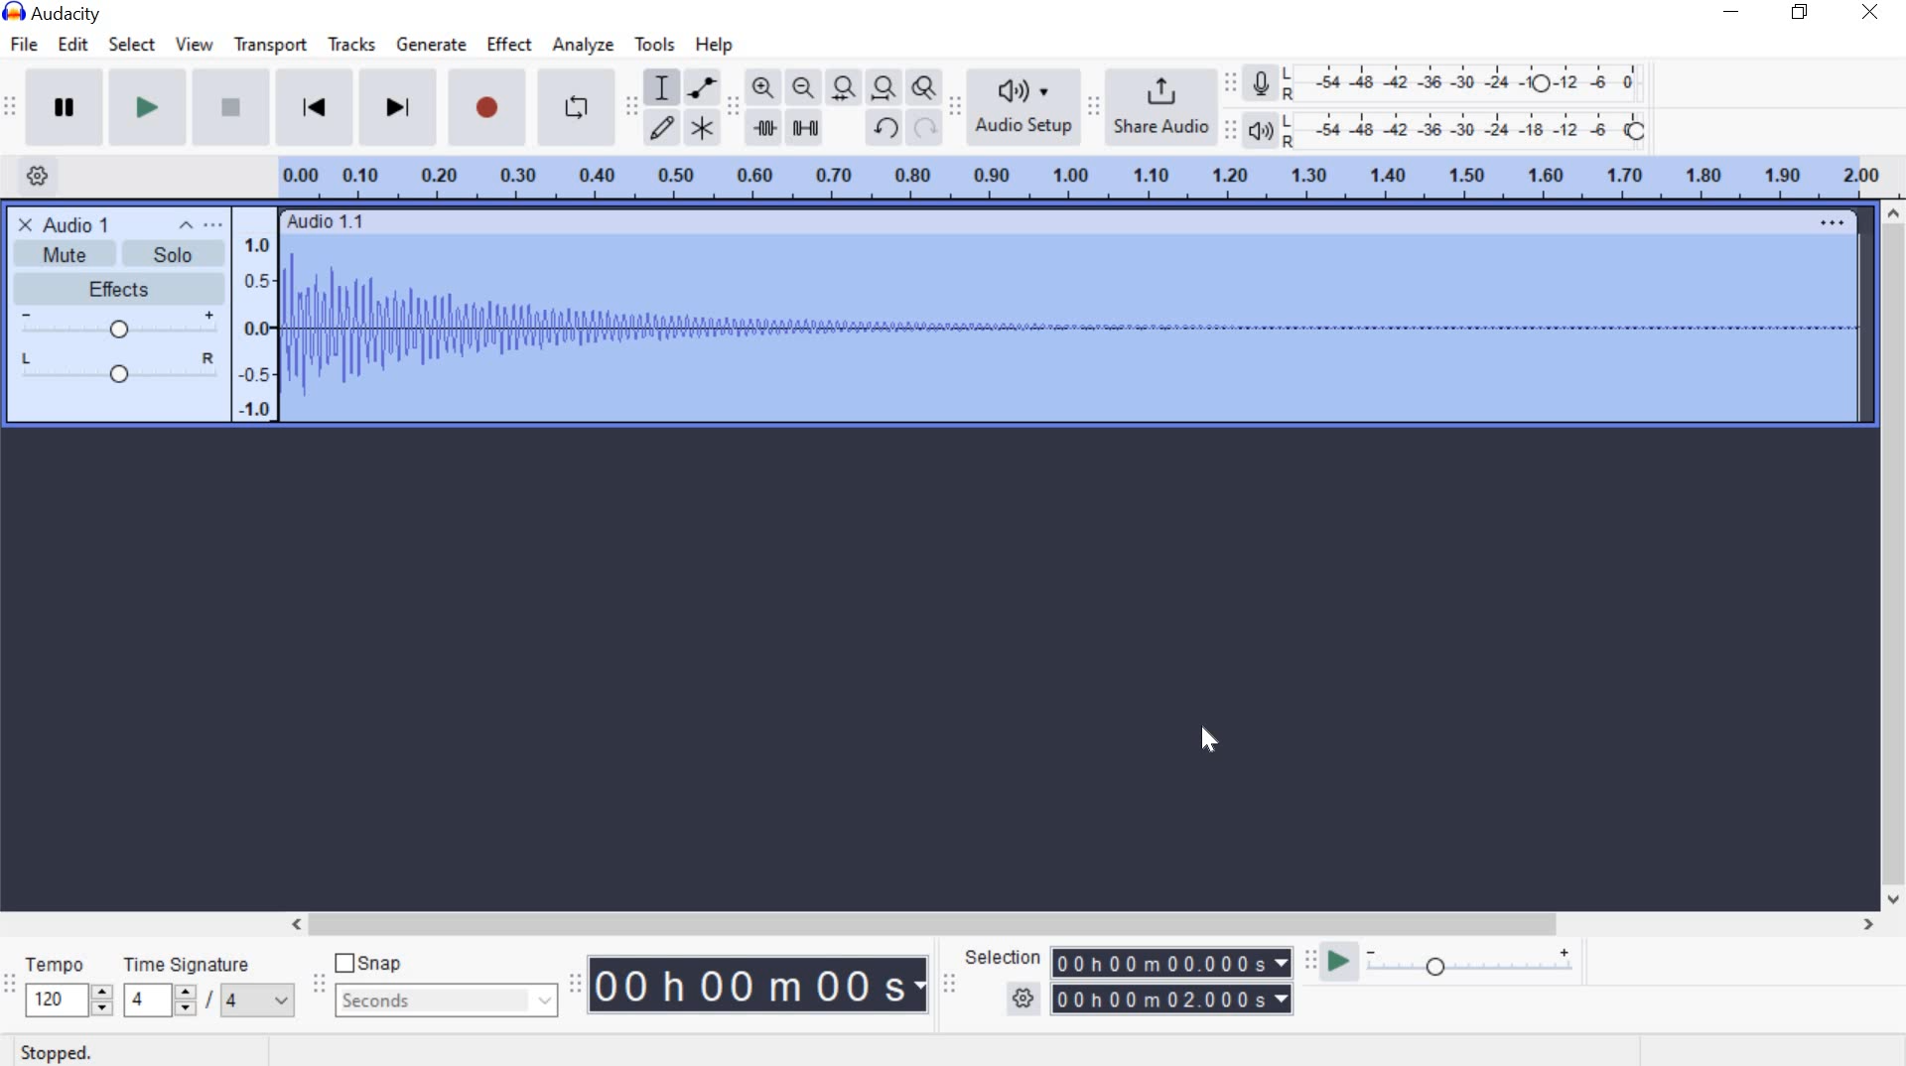  I want to click on selection, so click(1001, 957).